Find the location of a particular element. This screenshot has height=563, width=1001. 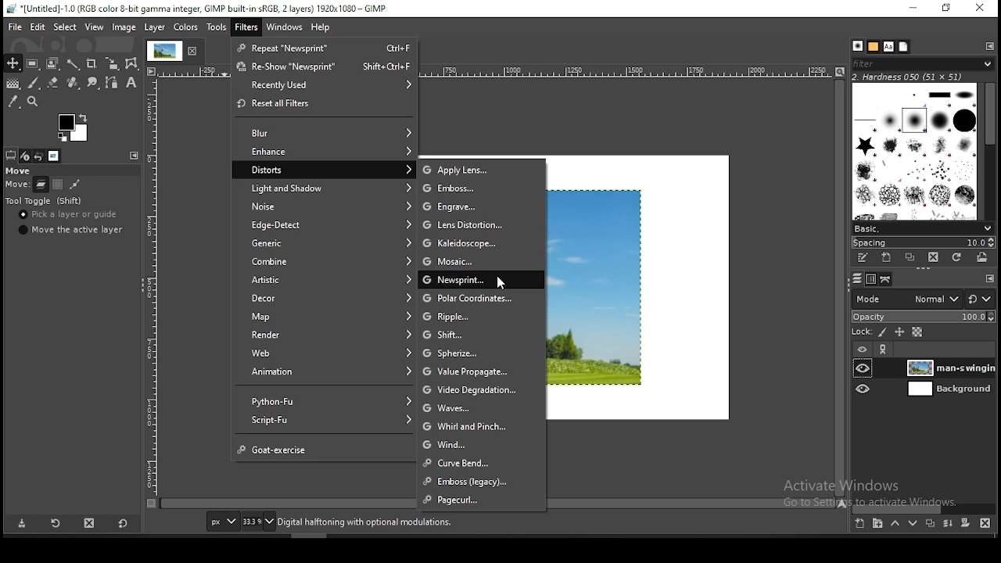

brushes is located at coordinates (857, 45).